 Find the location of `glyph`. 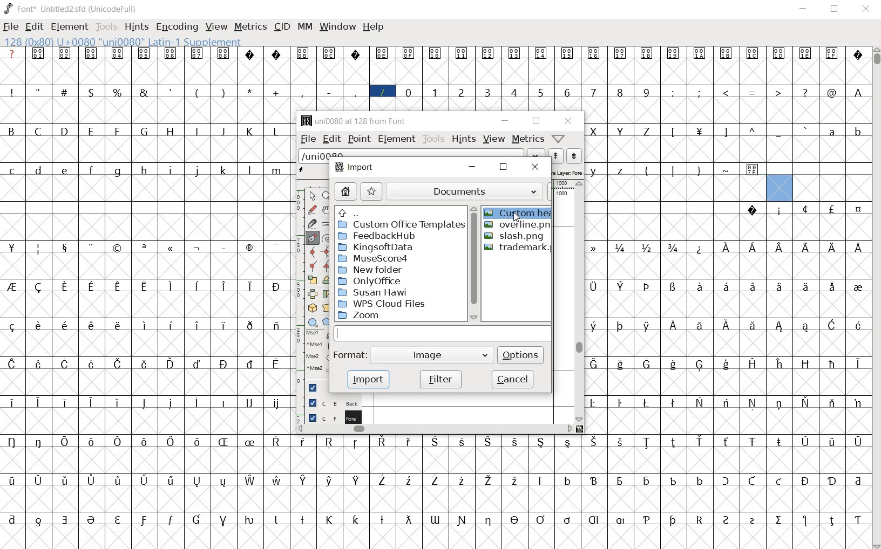

glyph is located at coordinates (12, 403).